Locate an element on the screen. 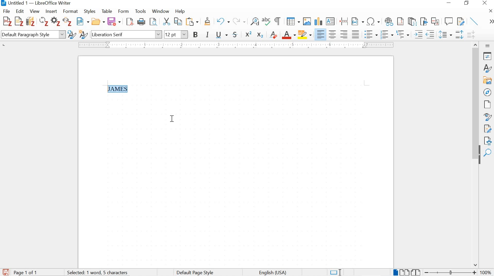  toggle formatting marks is located at coordinates (278, 21).